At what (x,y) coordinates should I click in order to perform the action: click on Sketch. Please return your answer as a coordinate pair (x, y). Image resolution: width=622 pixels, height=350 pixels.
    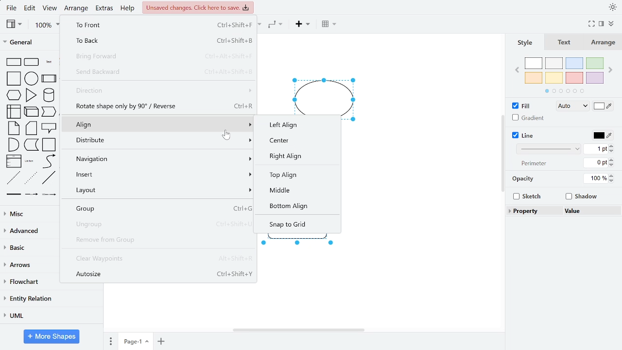
    Looking at the image, I should click on (528, 196).